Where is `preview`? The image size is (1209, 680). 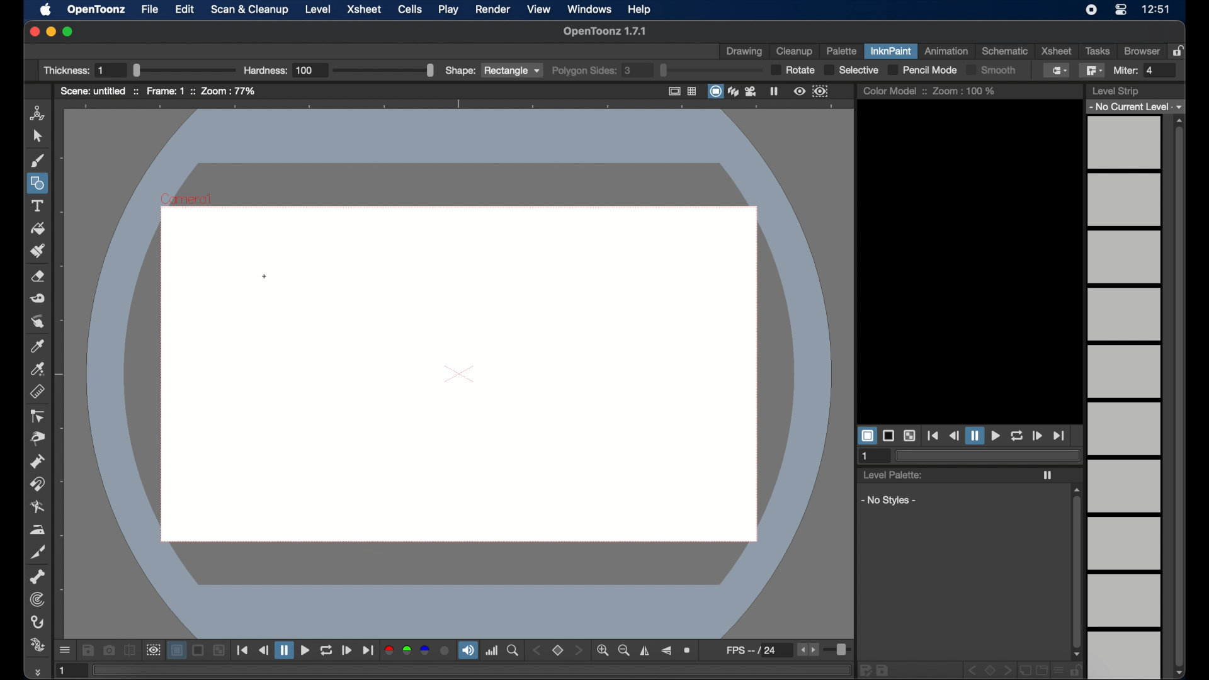
preview is located at coordinates (454, 368).